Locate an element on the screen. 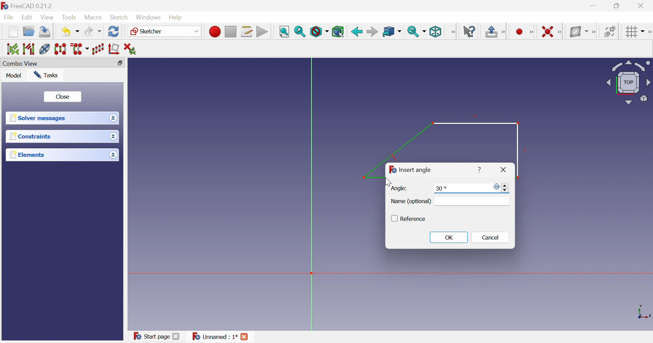 This screenshot has height=343, width=653. Help is located at coordinates (478, 170).